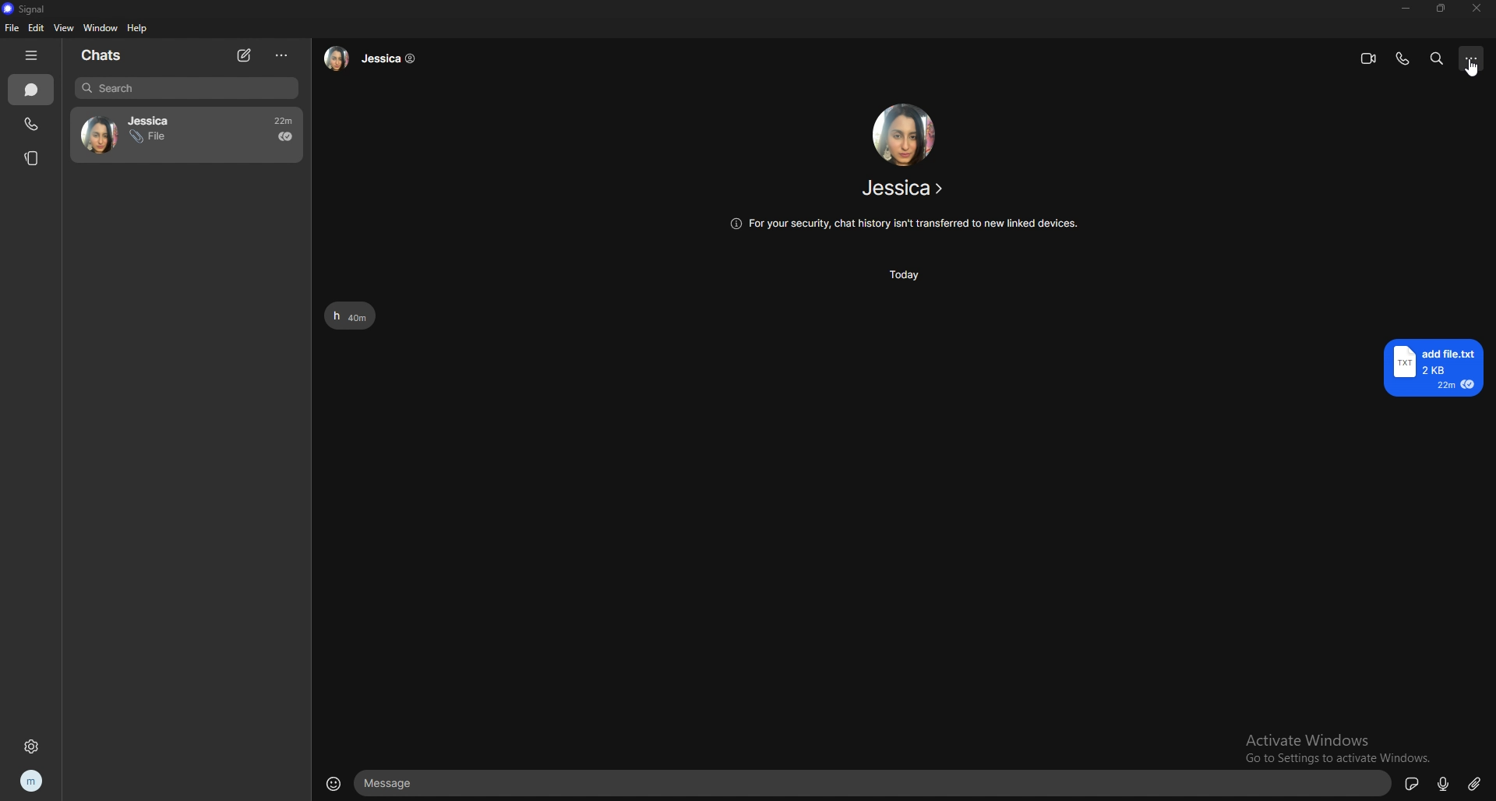  Describe the element at coordinates (877, 784) in the screenshot. I see `text input` at that location.